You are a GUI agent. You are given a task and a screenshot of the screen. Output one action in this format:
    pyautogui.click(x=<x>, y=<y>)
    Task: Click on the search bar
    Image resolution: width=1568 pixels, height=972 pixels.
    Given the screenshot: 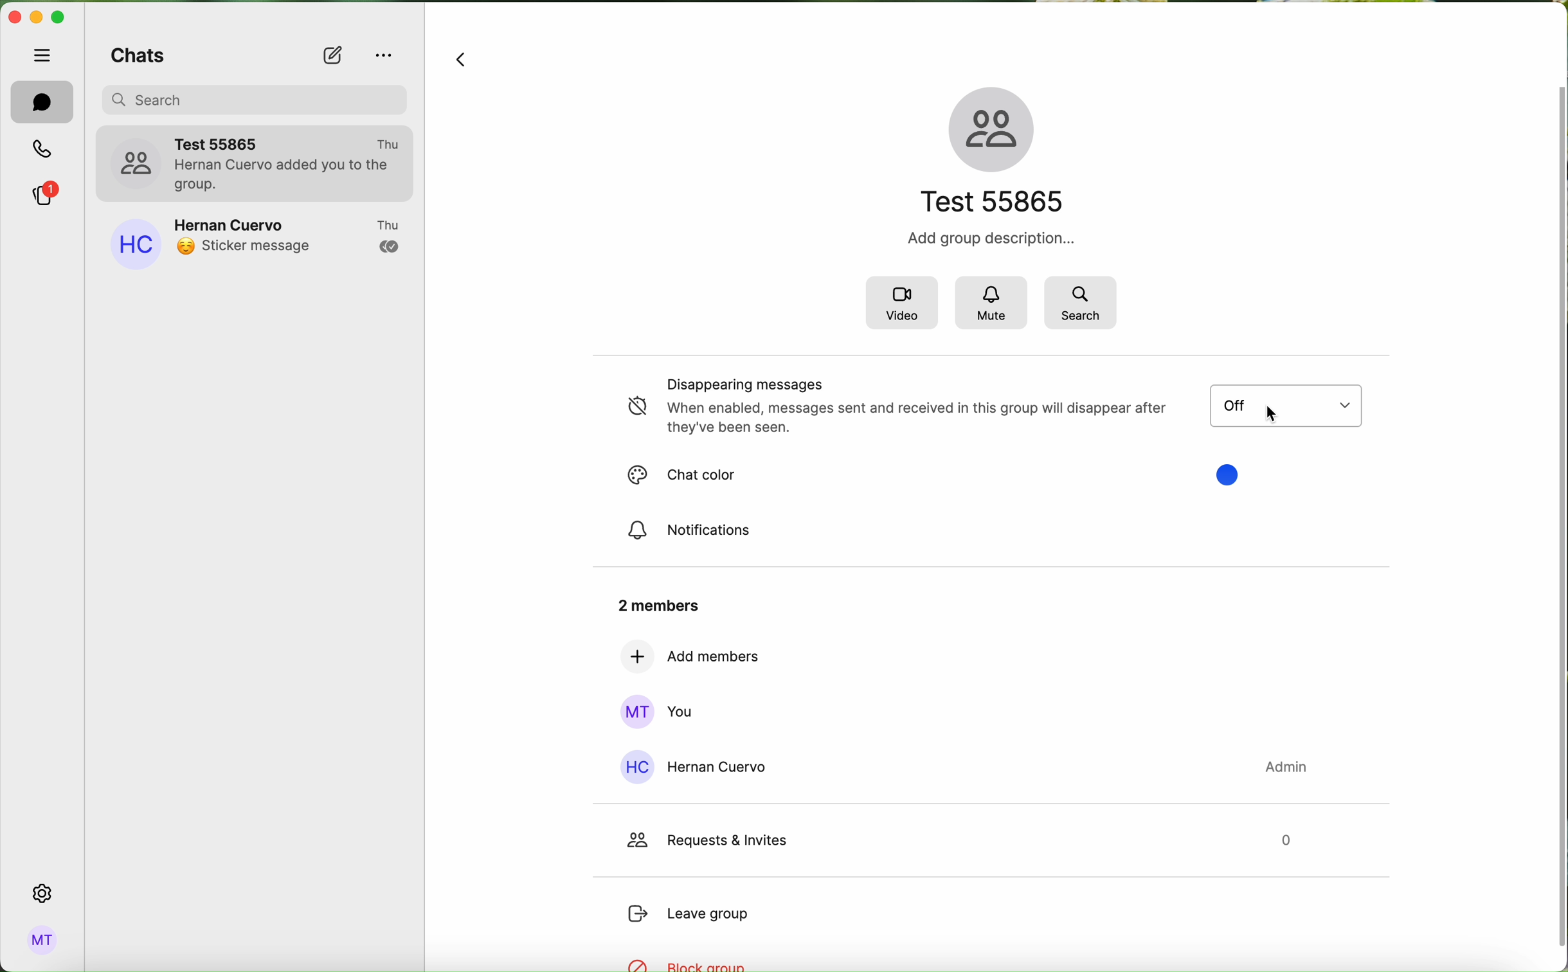 What is the action you would take?
    pyautogui.click(x=258, y=98)
    